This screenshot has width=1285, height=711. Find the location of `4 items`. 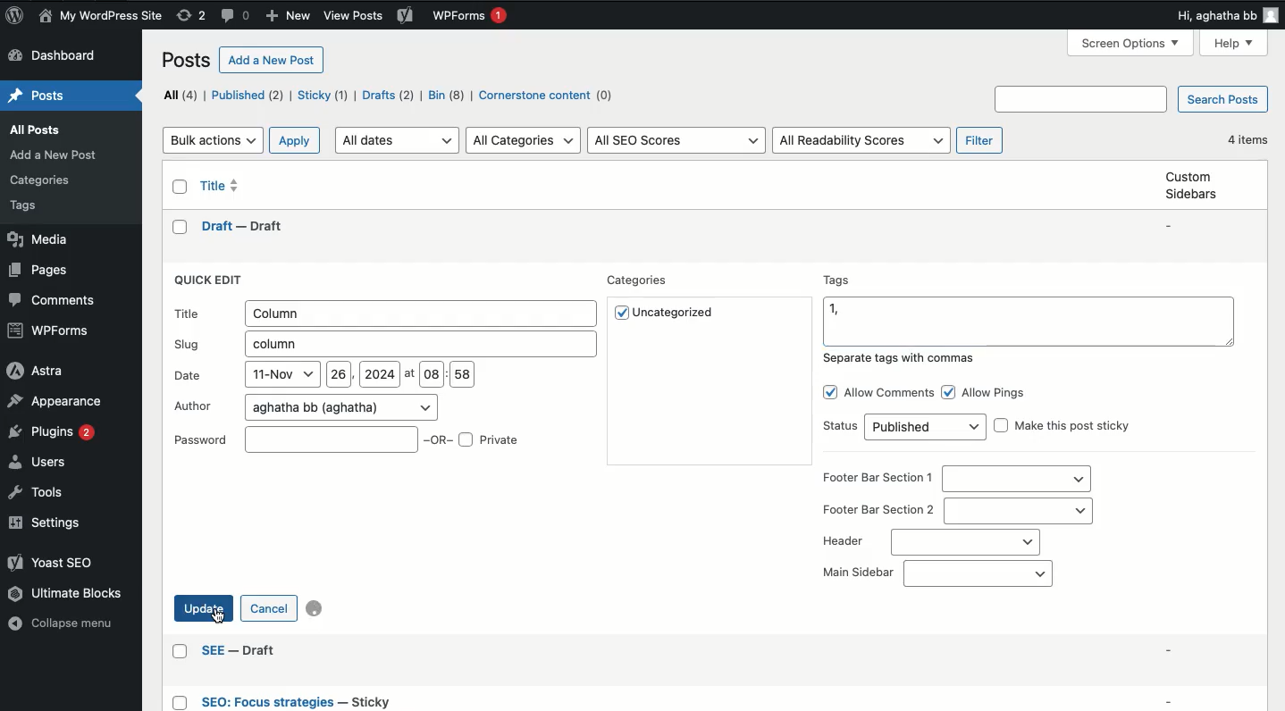

4 items is located at coordinates (1247, 141).